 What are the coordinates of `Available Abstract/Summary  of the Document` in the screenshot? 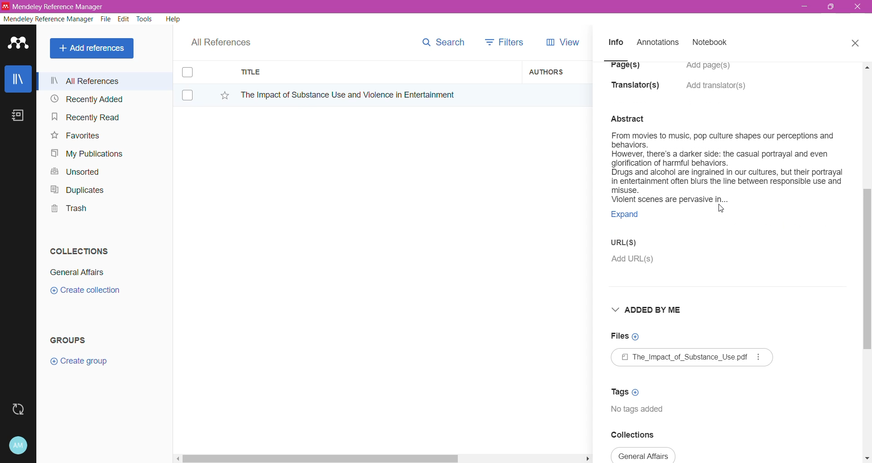 It's located at (726, 160).